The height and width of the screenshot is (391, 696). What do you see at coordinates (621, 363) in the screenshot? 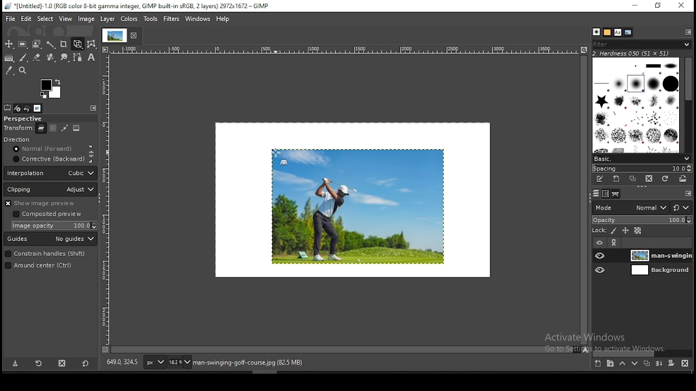
I see `move layer on step up` at bounding box center [621, 363].